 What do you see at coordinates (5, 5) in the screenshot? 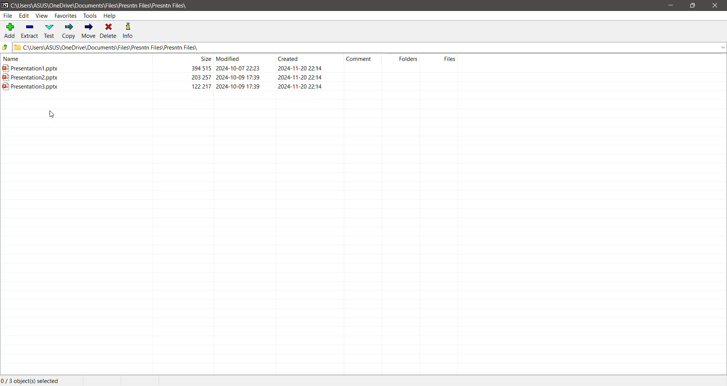
I see `Application Logo` at bounding box center [5, 5].